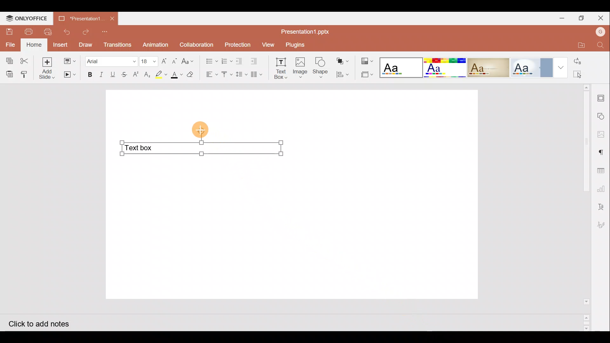 The image size is (610, 343). What do you see at coordinates (8, 73) in the screenshot?
I see `Paste` at bounding box center [8, 73].